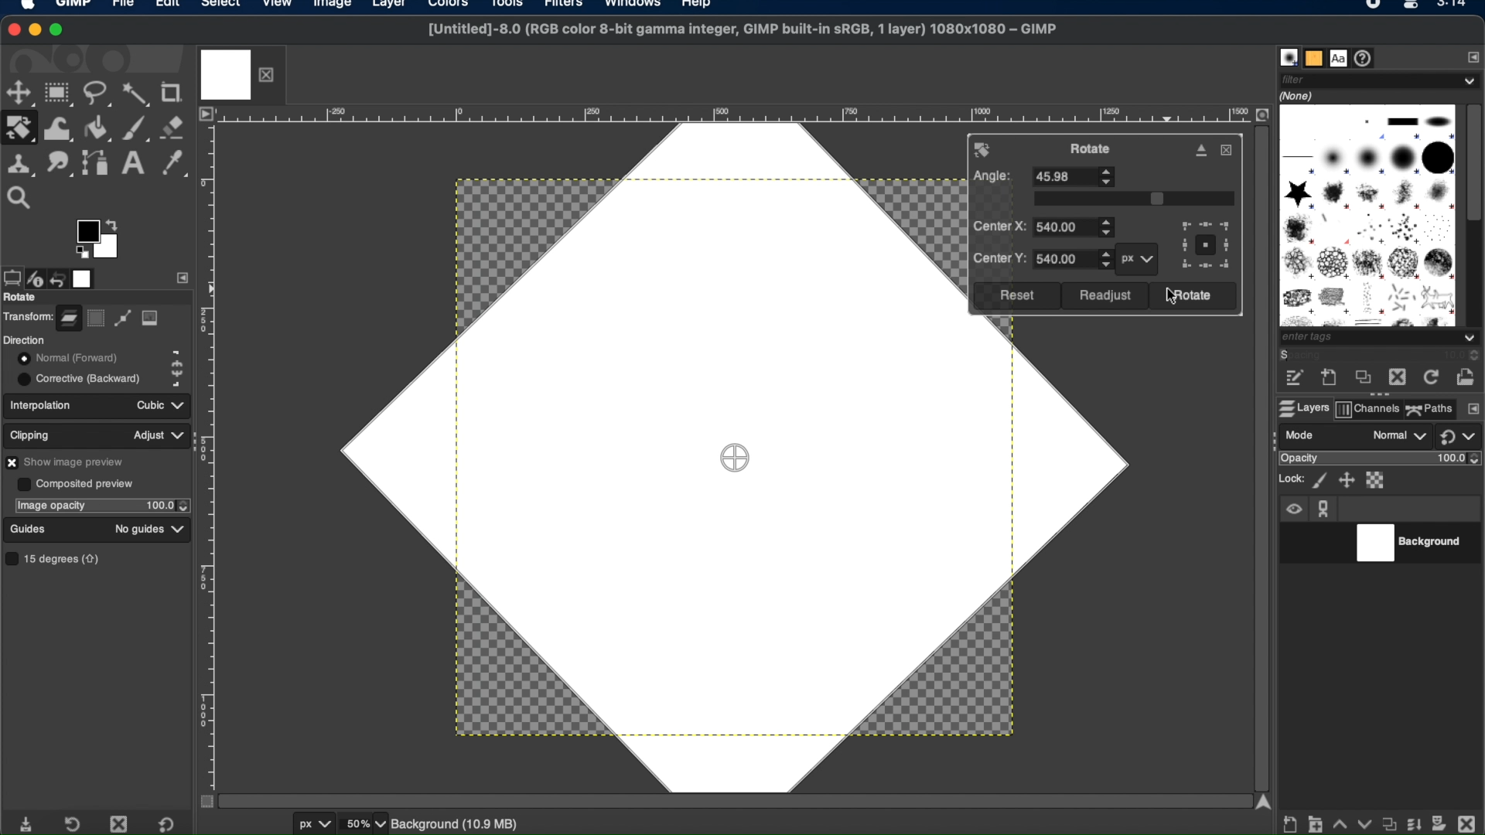  Describe the element at coordinates (1135, 259) in the screenshot. I see `px` at that location.